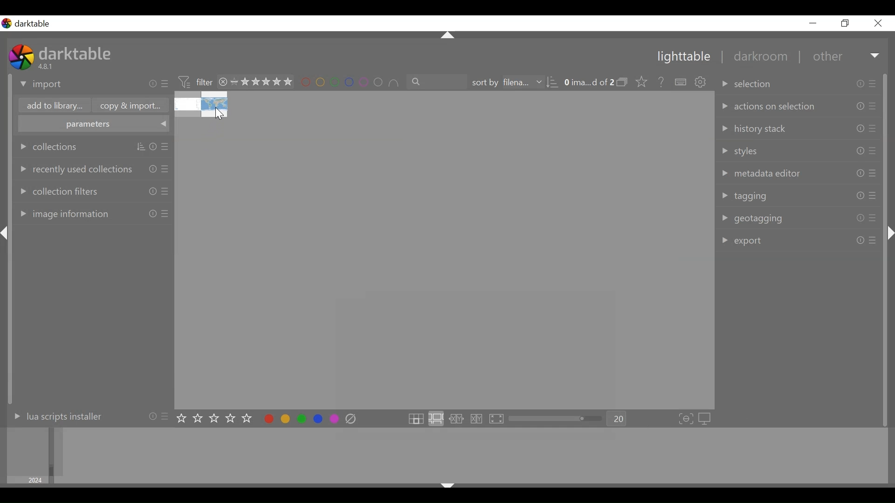 Image resolution: width=895 pixels, height=503 pixels. Describe the element at coordinates (874, 129) in the screenshot. I see `` at that location.